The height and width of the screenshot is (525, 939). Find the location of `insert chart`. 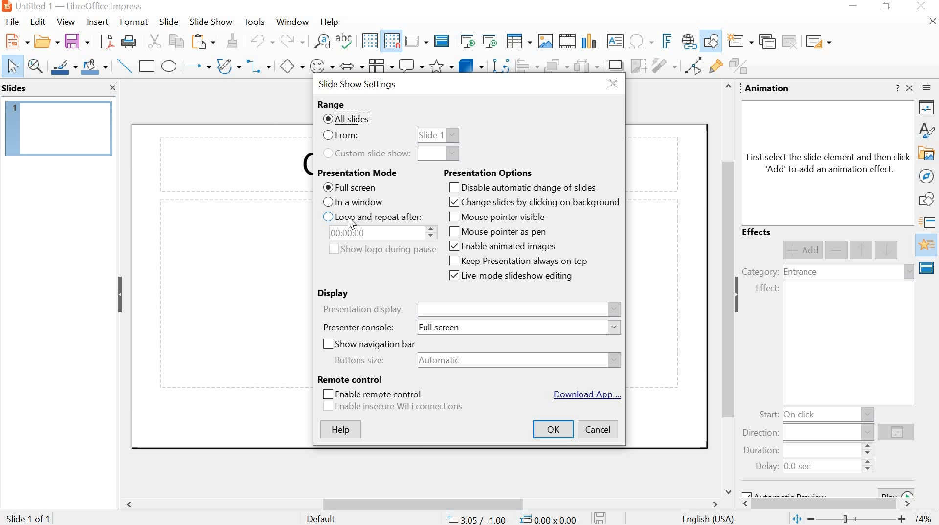

insert chart is located at coordinates (591, 41).